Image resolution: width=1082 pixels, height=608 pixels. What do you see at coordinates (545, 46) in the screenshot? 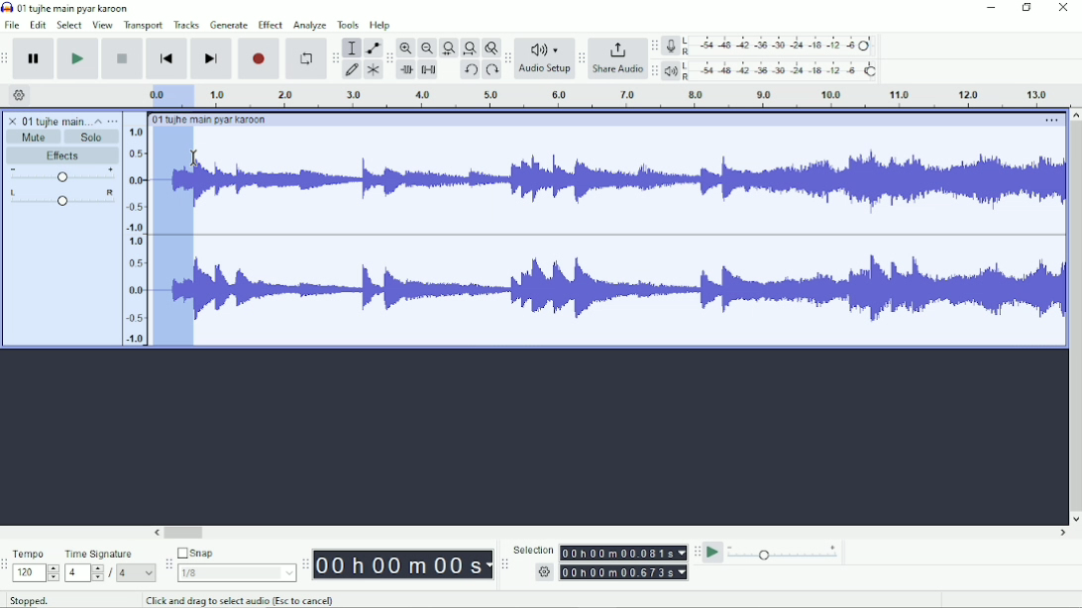
I see `Audio Logo` at bounding box center [545, 46].